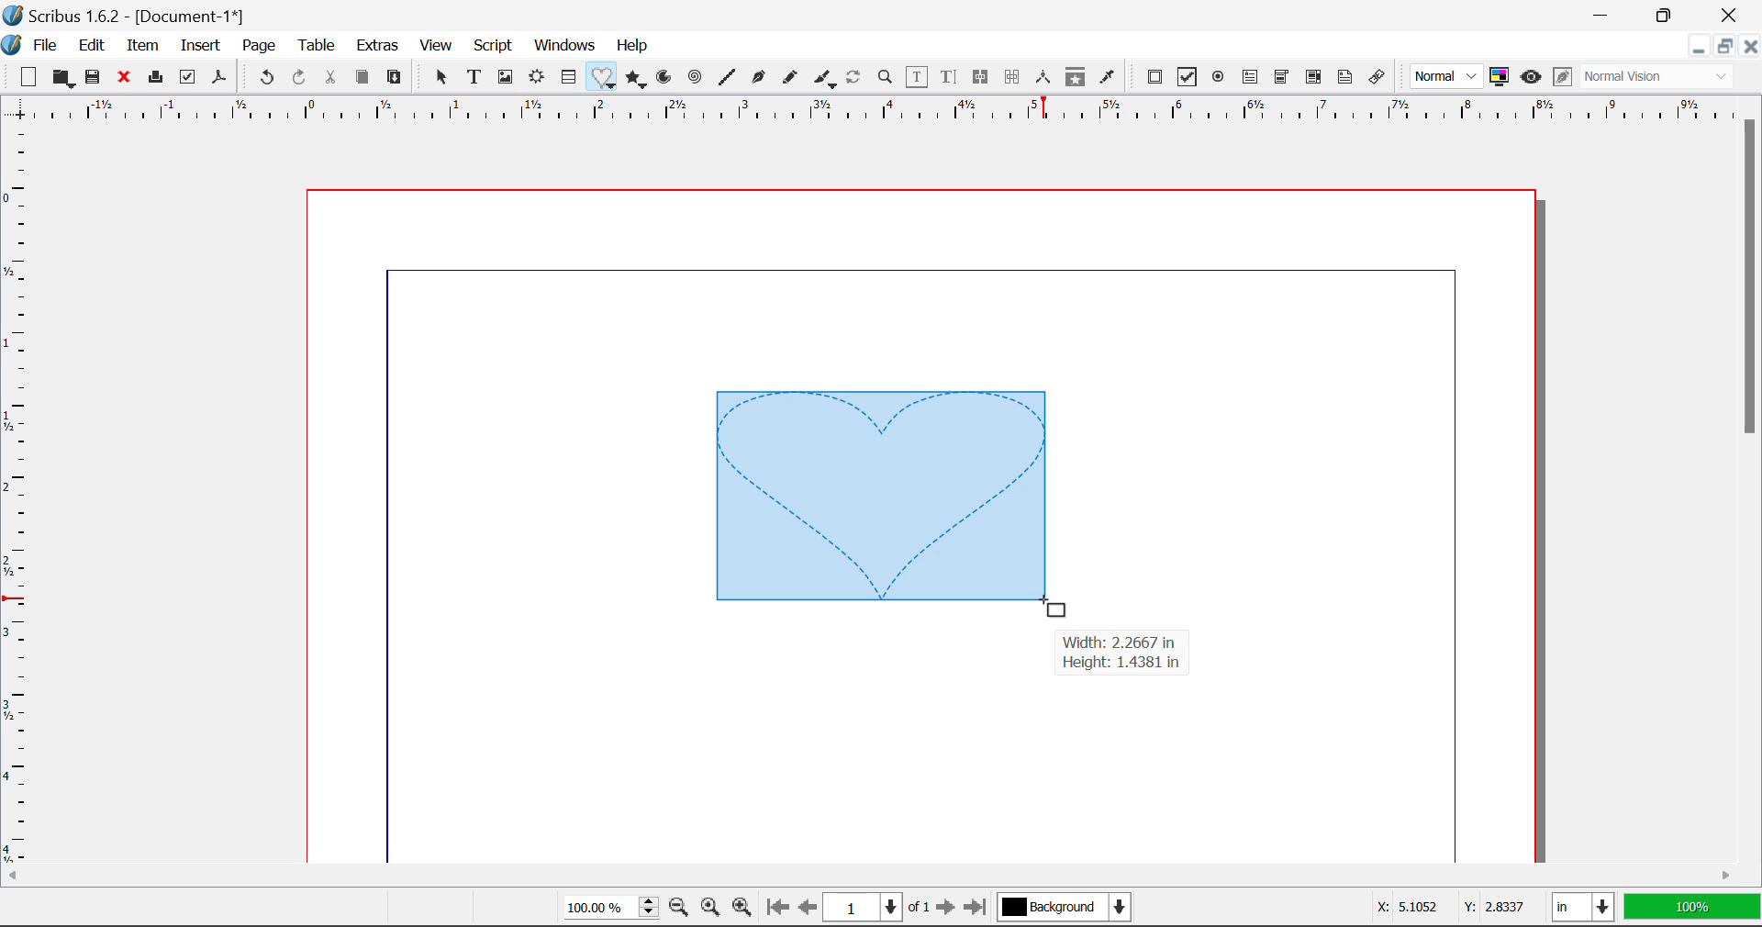  I want to click on Previous, so click(809, 909).